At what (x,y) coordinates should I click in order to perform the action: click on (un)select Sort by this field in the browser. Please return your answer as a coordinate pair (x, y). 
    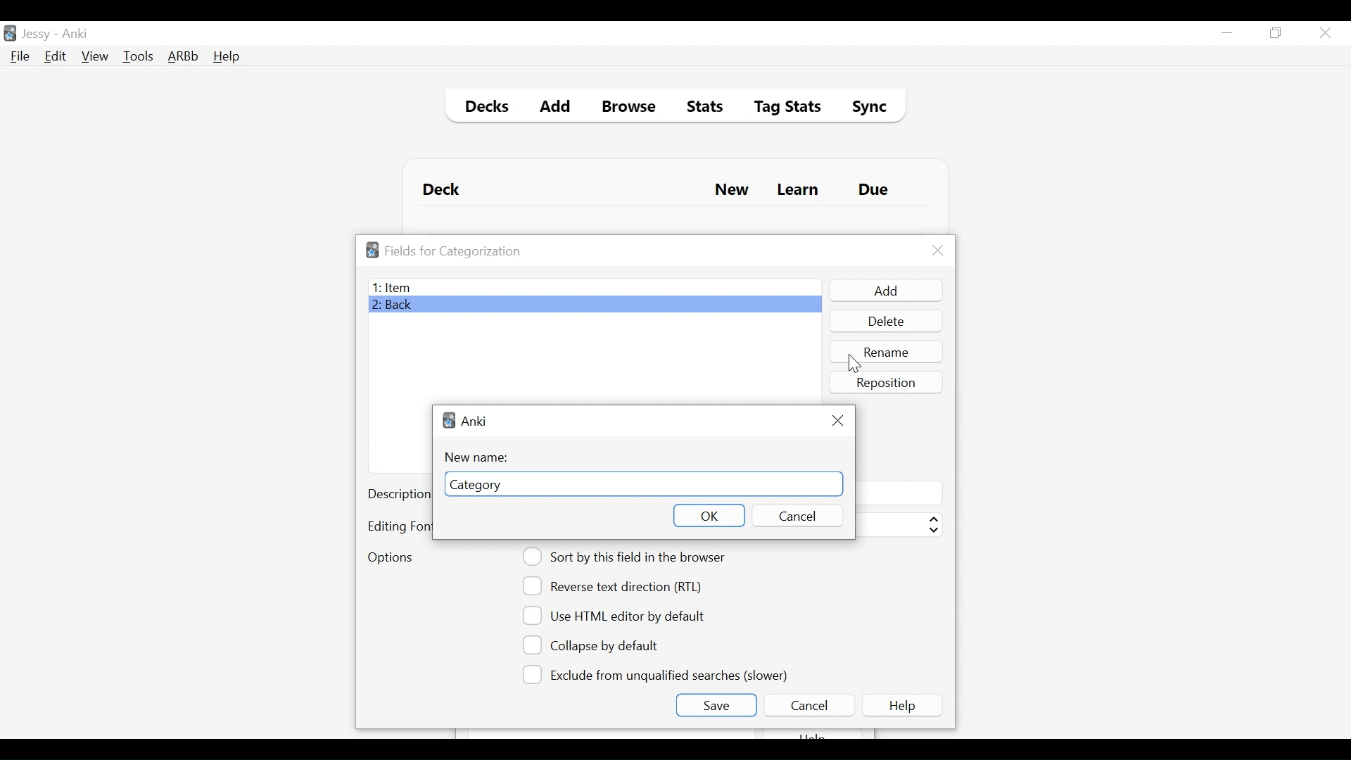
    Looking at the image, I should click on (626, 557).